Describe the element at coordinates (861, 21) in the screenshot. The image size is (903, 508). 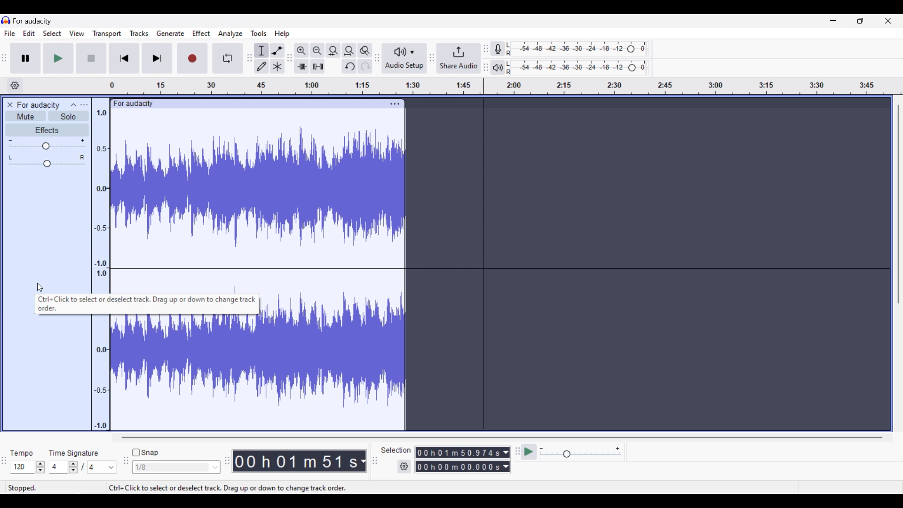
I see `Show in smaller tab` at that location.